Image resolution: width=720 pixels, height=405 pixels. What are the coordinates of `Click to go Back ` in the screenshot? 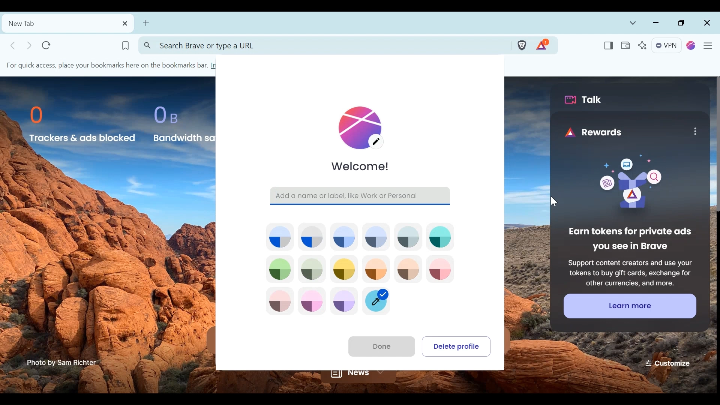 It's located at (14, 45).